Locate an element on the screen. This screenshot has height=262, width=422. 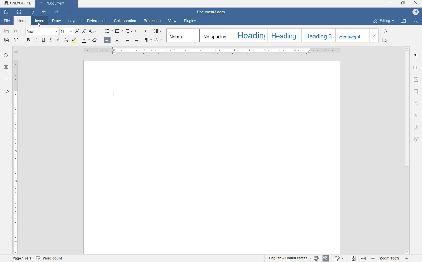
DECREMENT FONT SIZE is located at coordinates (84, 31).